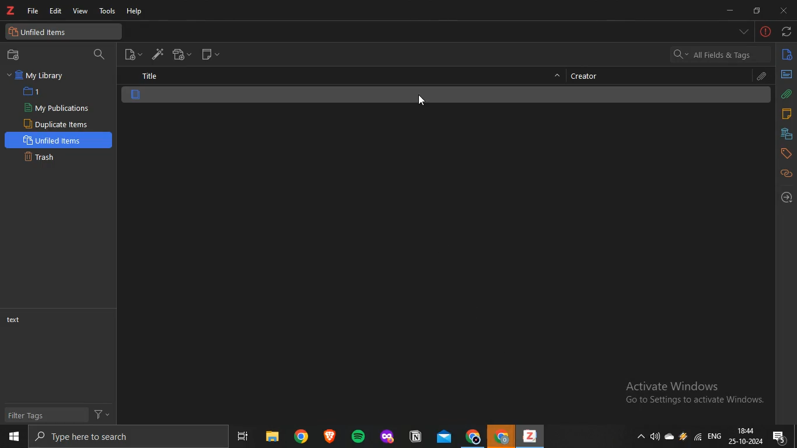 This screenshot has height=448, width=797. I want to click on task view, so click(242, 436).